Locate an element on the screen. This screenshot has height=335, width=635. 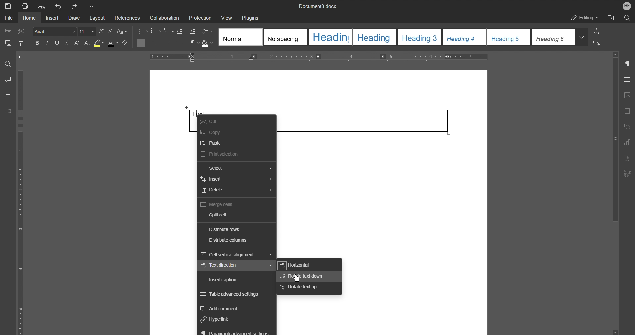
Collaboration is located at coordinates (164, 18).